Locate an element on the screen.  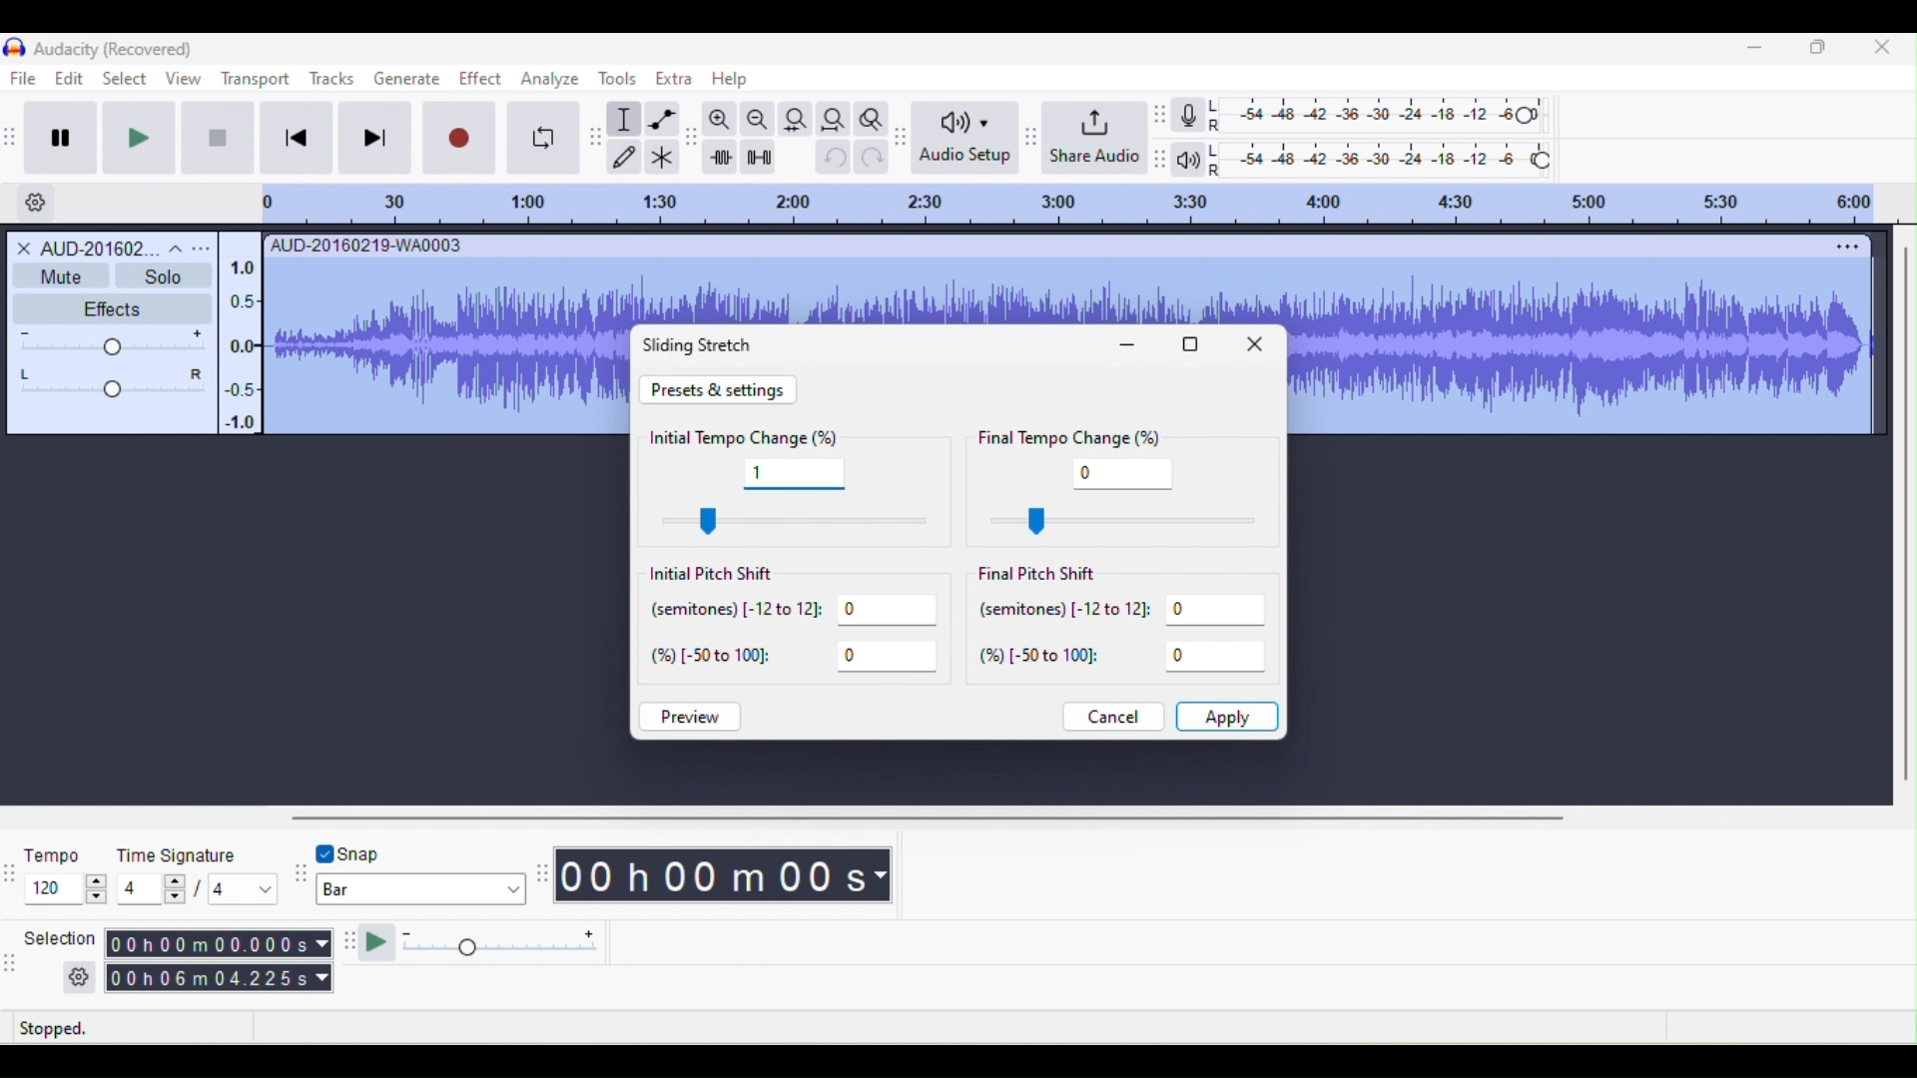
audacity plat at speed is located at coordinates (350, 945).